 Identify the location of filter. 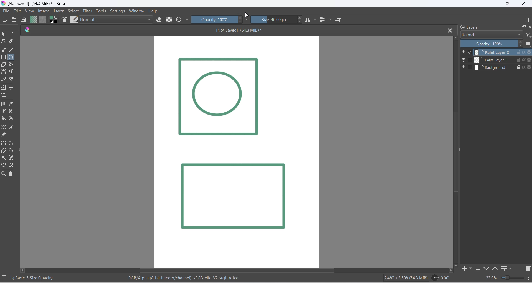
(529, 35).